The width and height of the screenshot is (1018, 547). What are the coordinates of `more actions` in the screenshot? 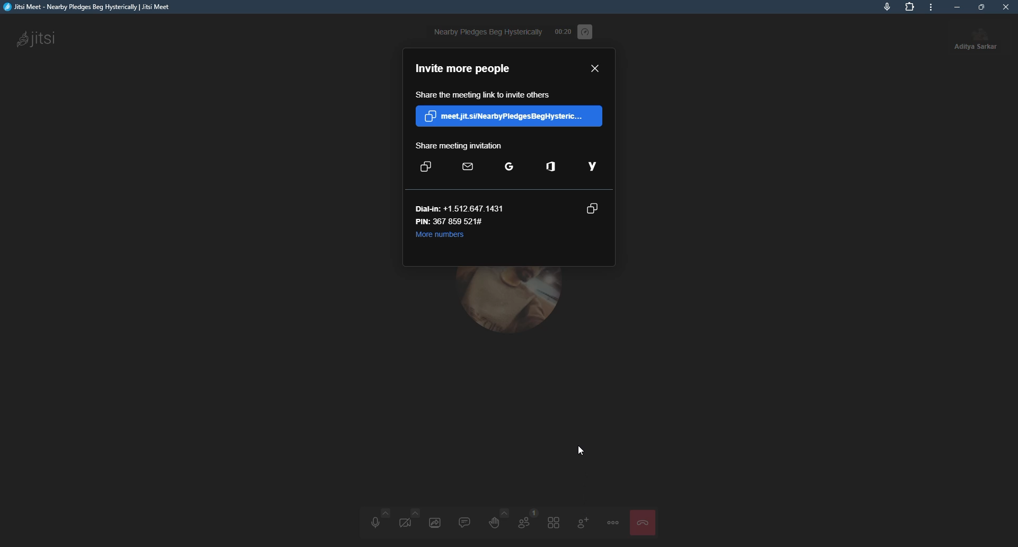 It's located at (614, 524).